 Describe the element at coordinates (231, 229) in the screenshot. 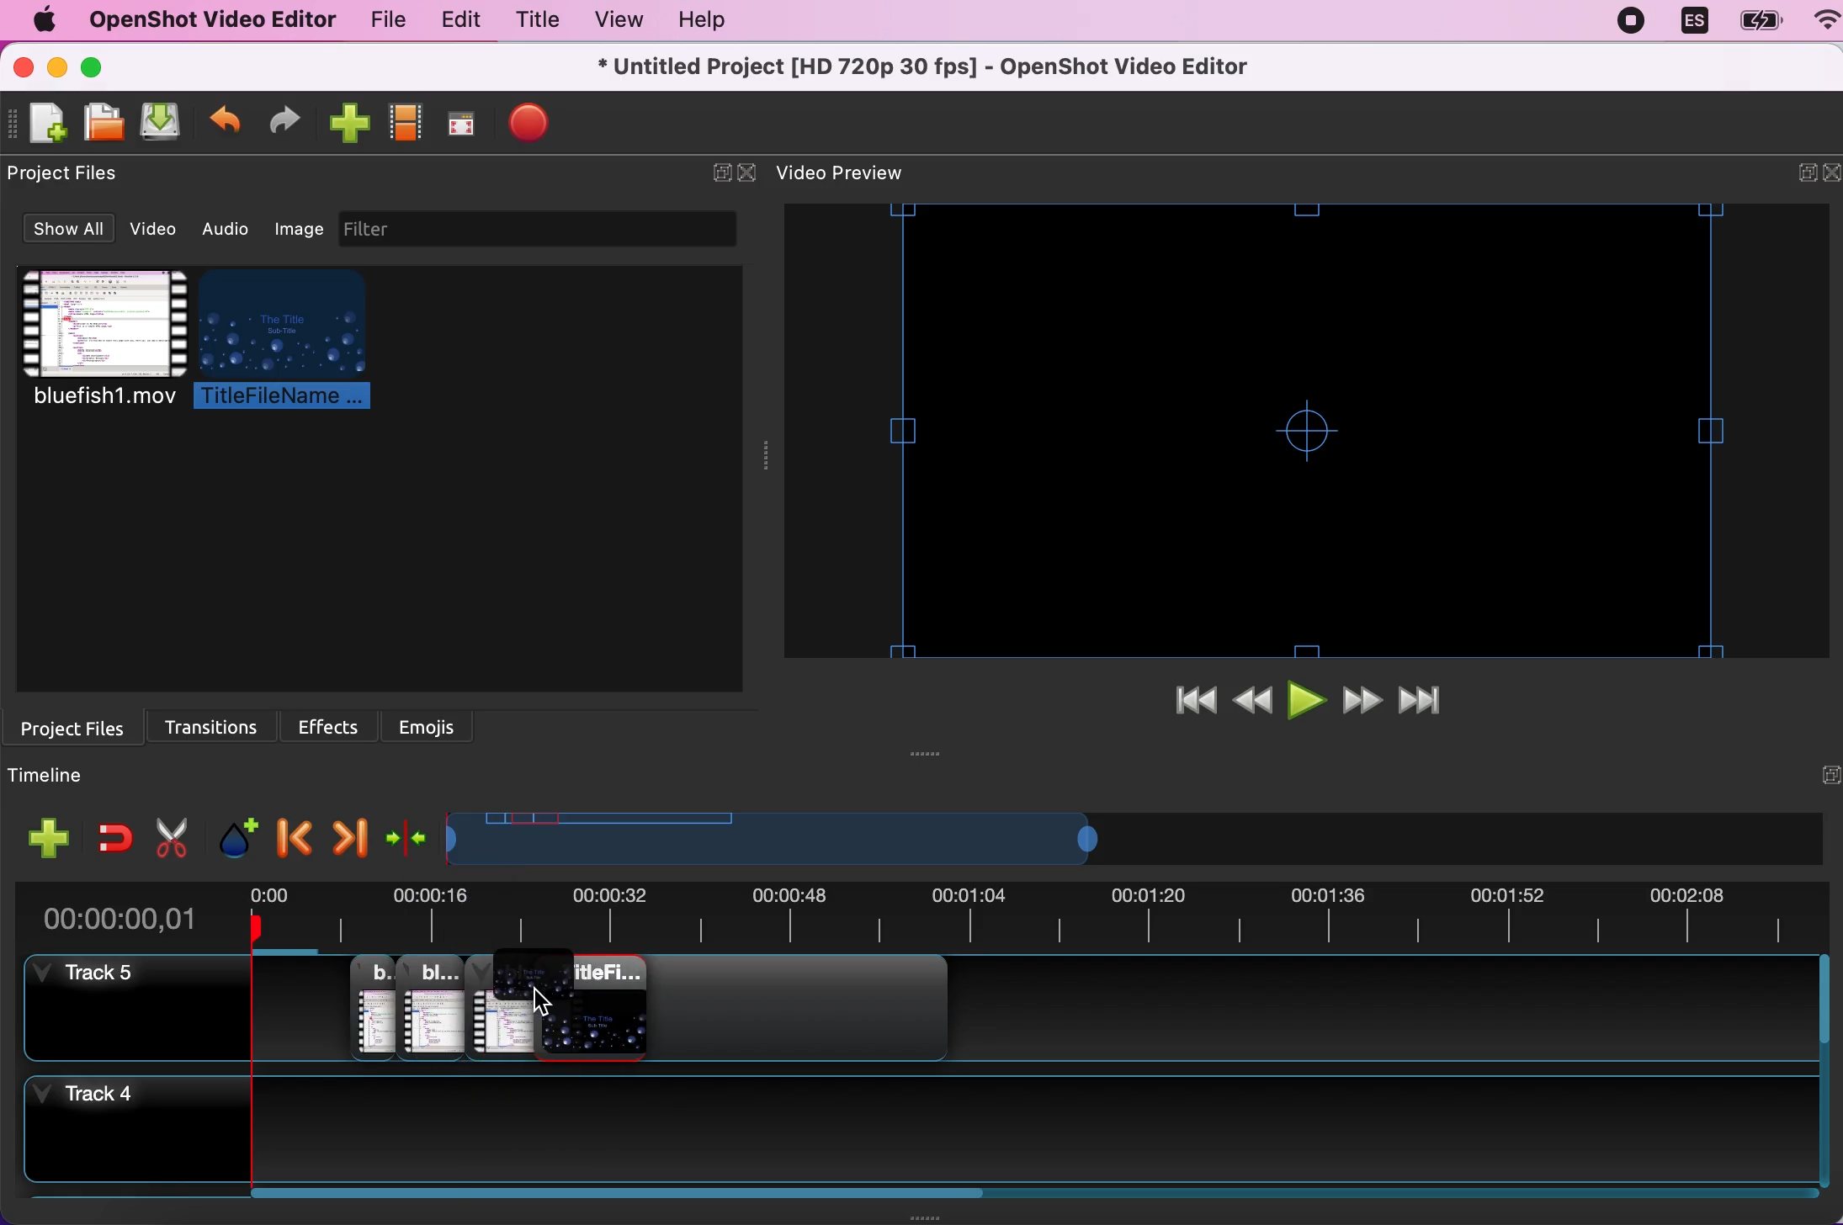

I see `audio` at that location.